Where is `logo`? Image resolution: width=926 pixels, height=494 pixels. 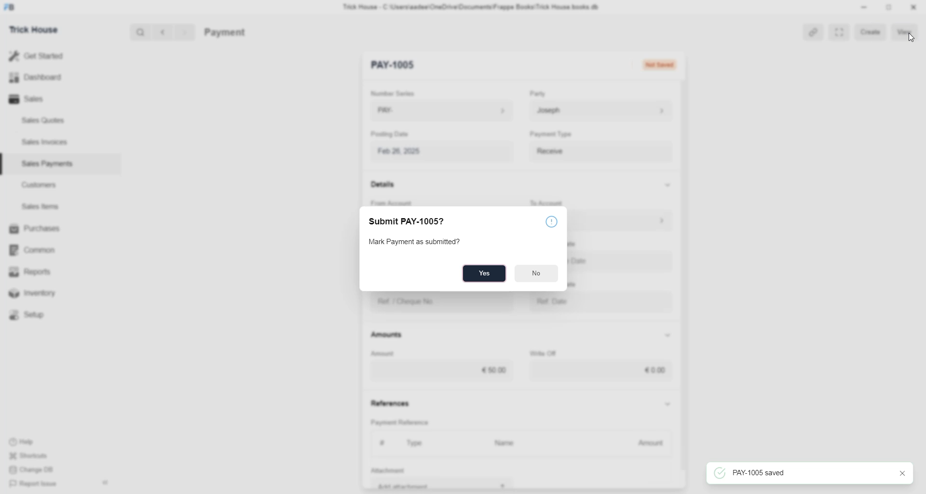 logo is located at coordinates (10, 7).